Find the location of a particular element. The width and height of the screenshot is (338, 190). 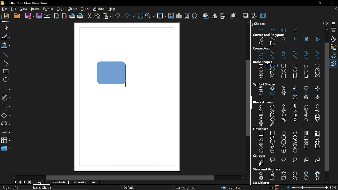

export as pdf is located at coordinates (64, 16).